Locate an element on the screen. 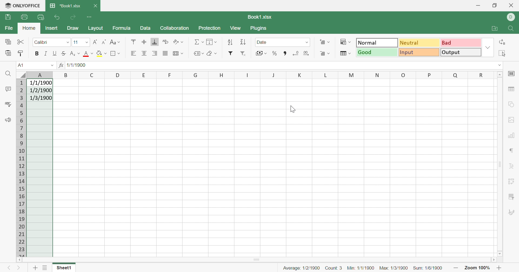 This screenshot has height=272, width=519. Copy style is located at coordinates (20, 53).